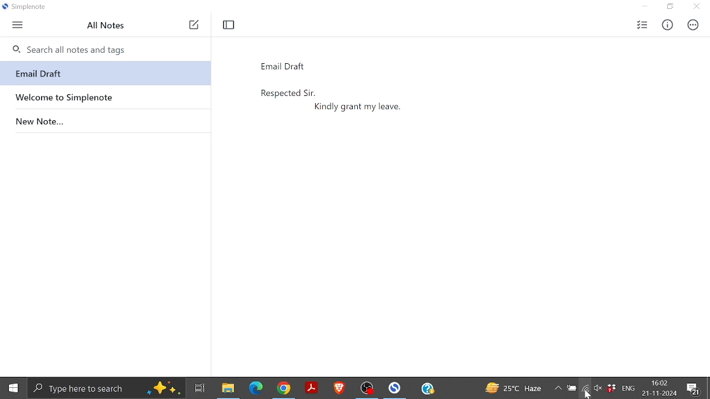  What do you see at coordinates (199, 387) in the screenshot?
I see `Task view` at bounding box center [199, 387].